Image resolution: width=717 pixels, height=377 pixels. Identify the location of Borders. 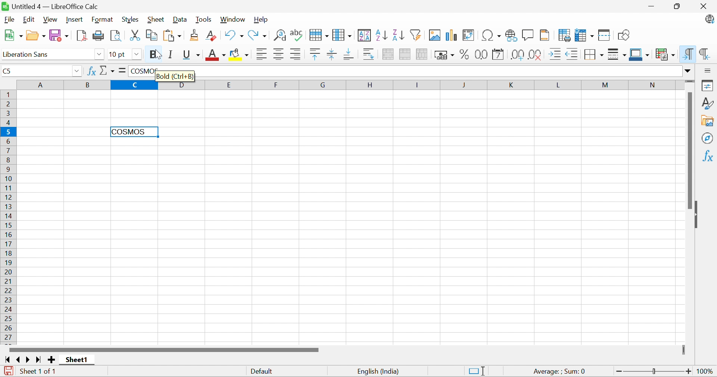
(593, 56).